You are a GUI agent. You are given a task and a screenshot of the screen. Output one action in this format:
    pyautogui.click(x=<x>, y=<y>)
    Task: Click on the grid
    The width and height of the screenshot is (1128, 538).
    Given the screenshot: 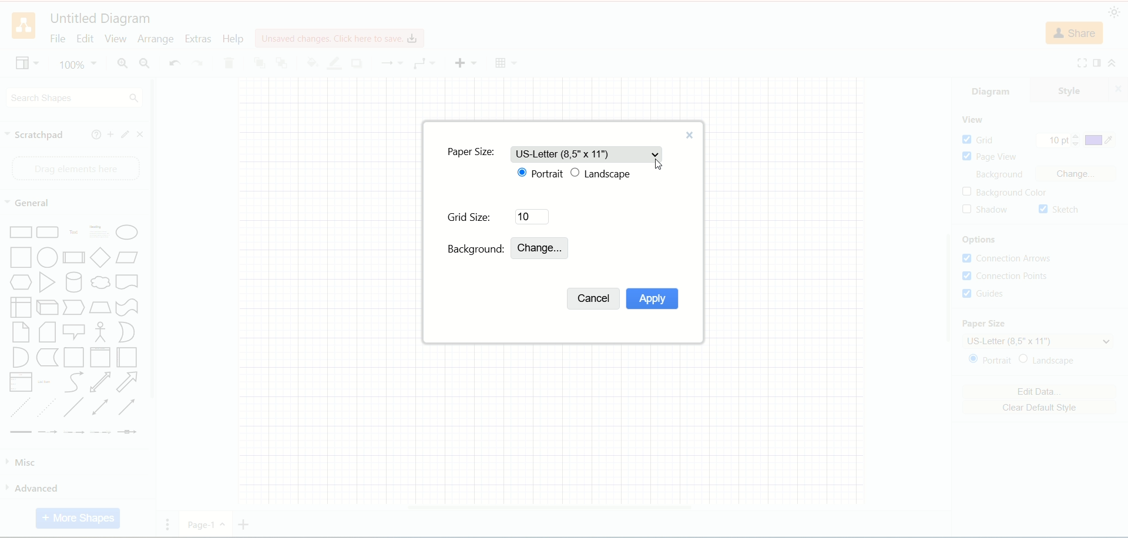 What is the action you would take?
    pyautogui.click(x=979, y=140)
    